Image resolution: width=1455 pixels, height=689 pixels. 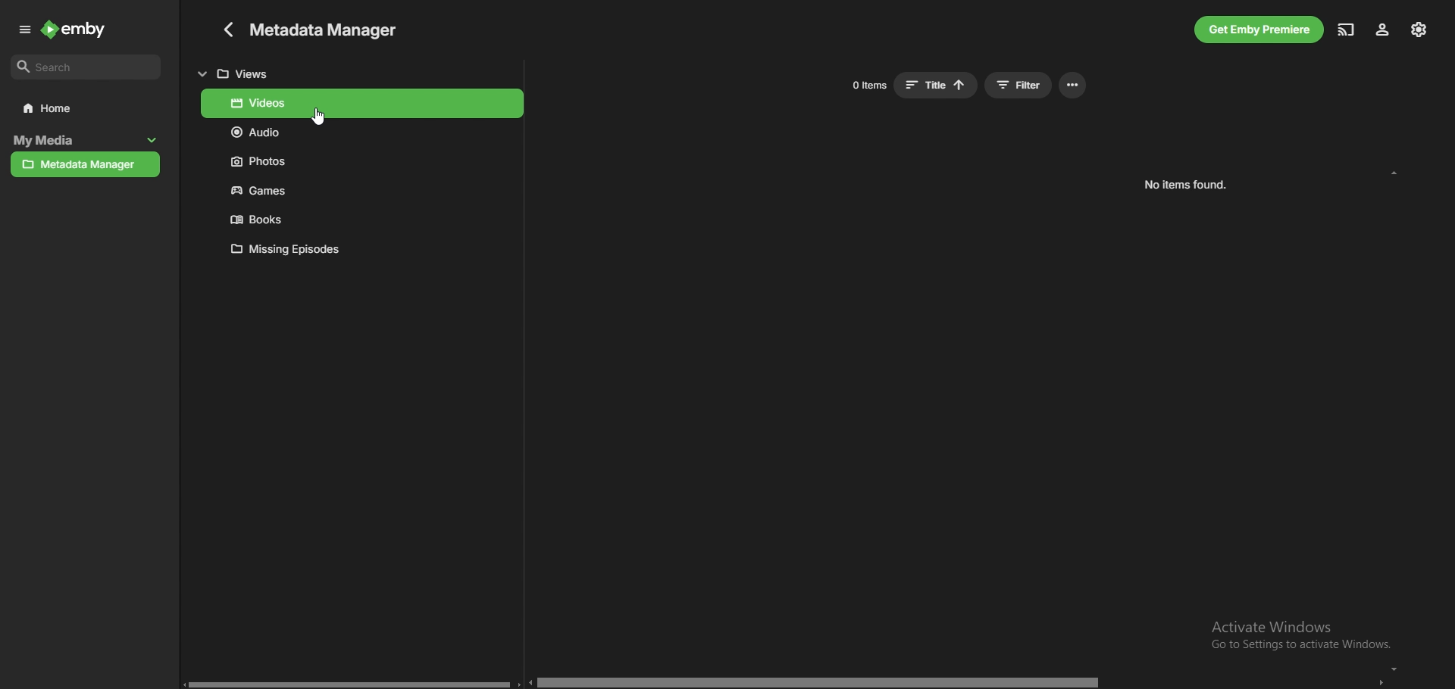 I want to click on go right, so click(x=1381, y=683).